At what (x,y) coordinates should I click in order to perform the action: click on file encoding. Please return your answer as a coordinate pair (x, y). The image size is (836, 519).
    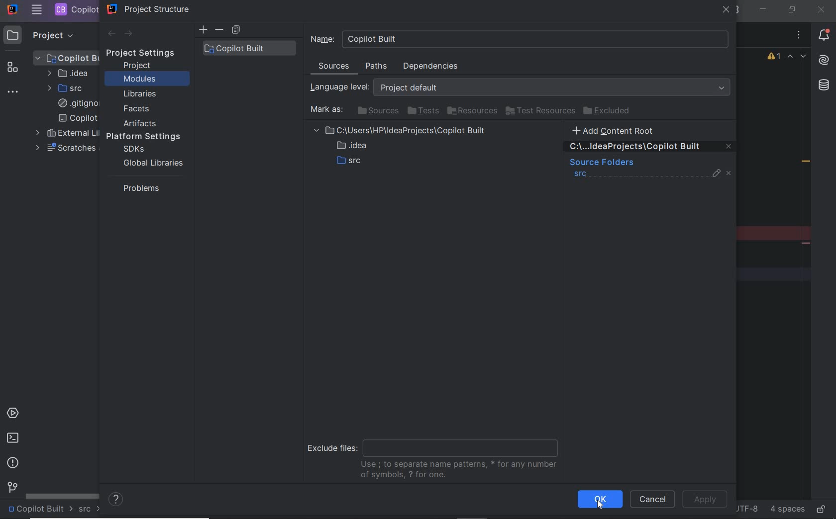
    Looking at the image, I should click on (746, 508).